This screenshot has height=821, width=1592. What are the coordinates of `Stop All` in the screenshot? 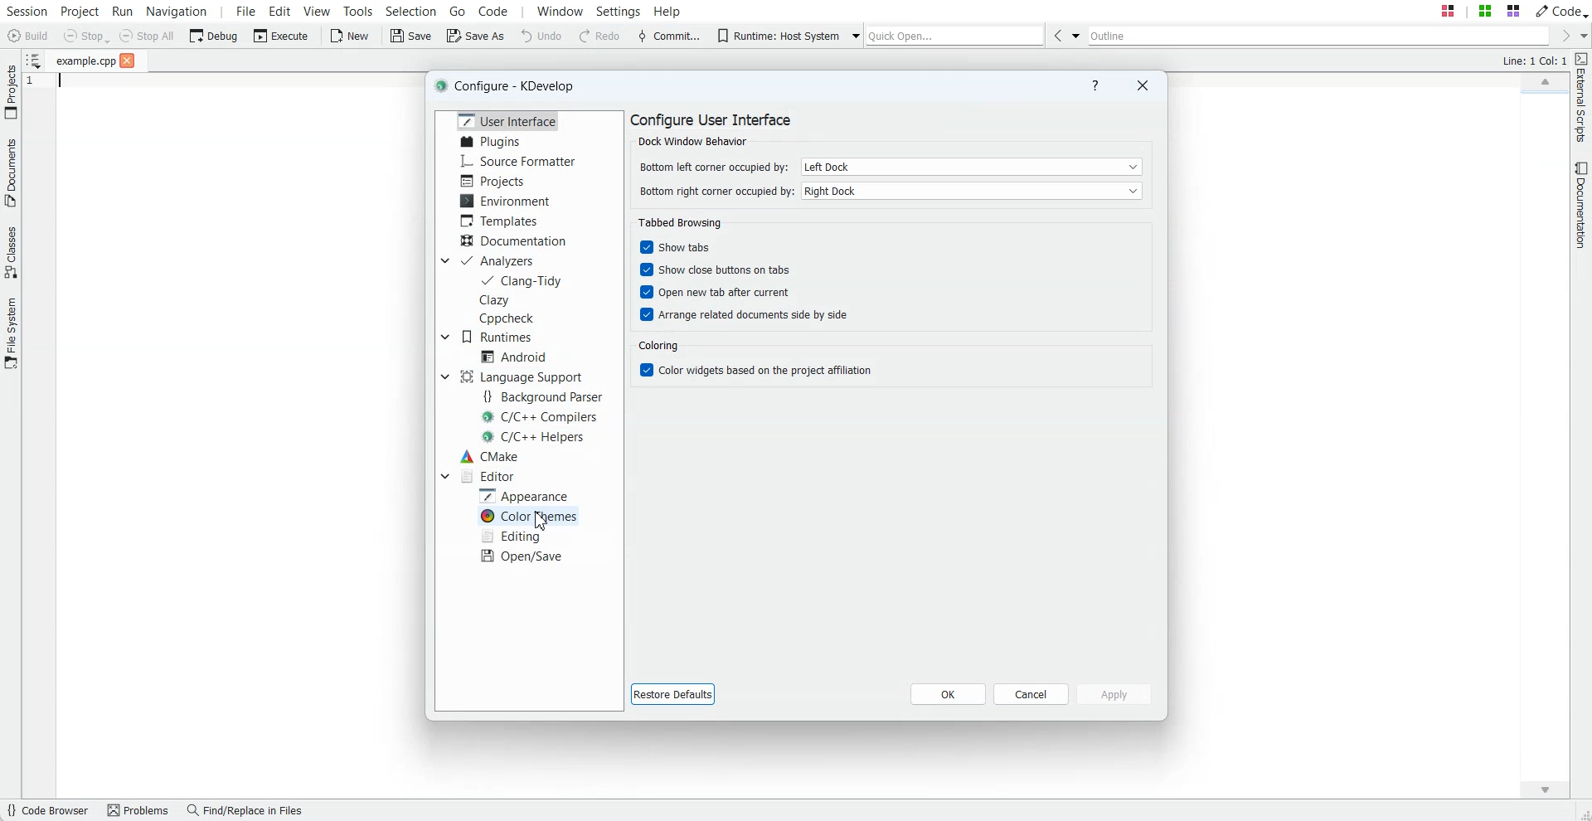 It's located at (148, 36).